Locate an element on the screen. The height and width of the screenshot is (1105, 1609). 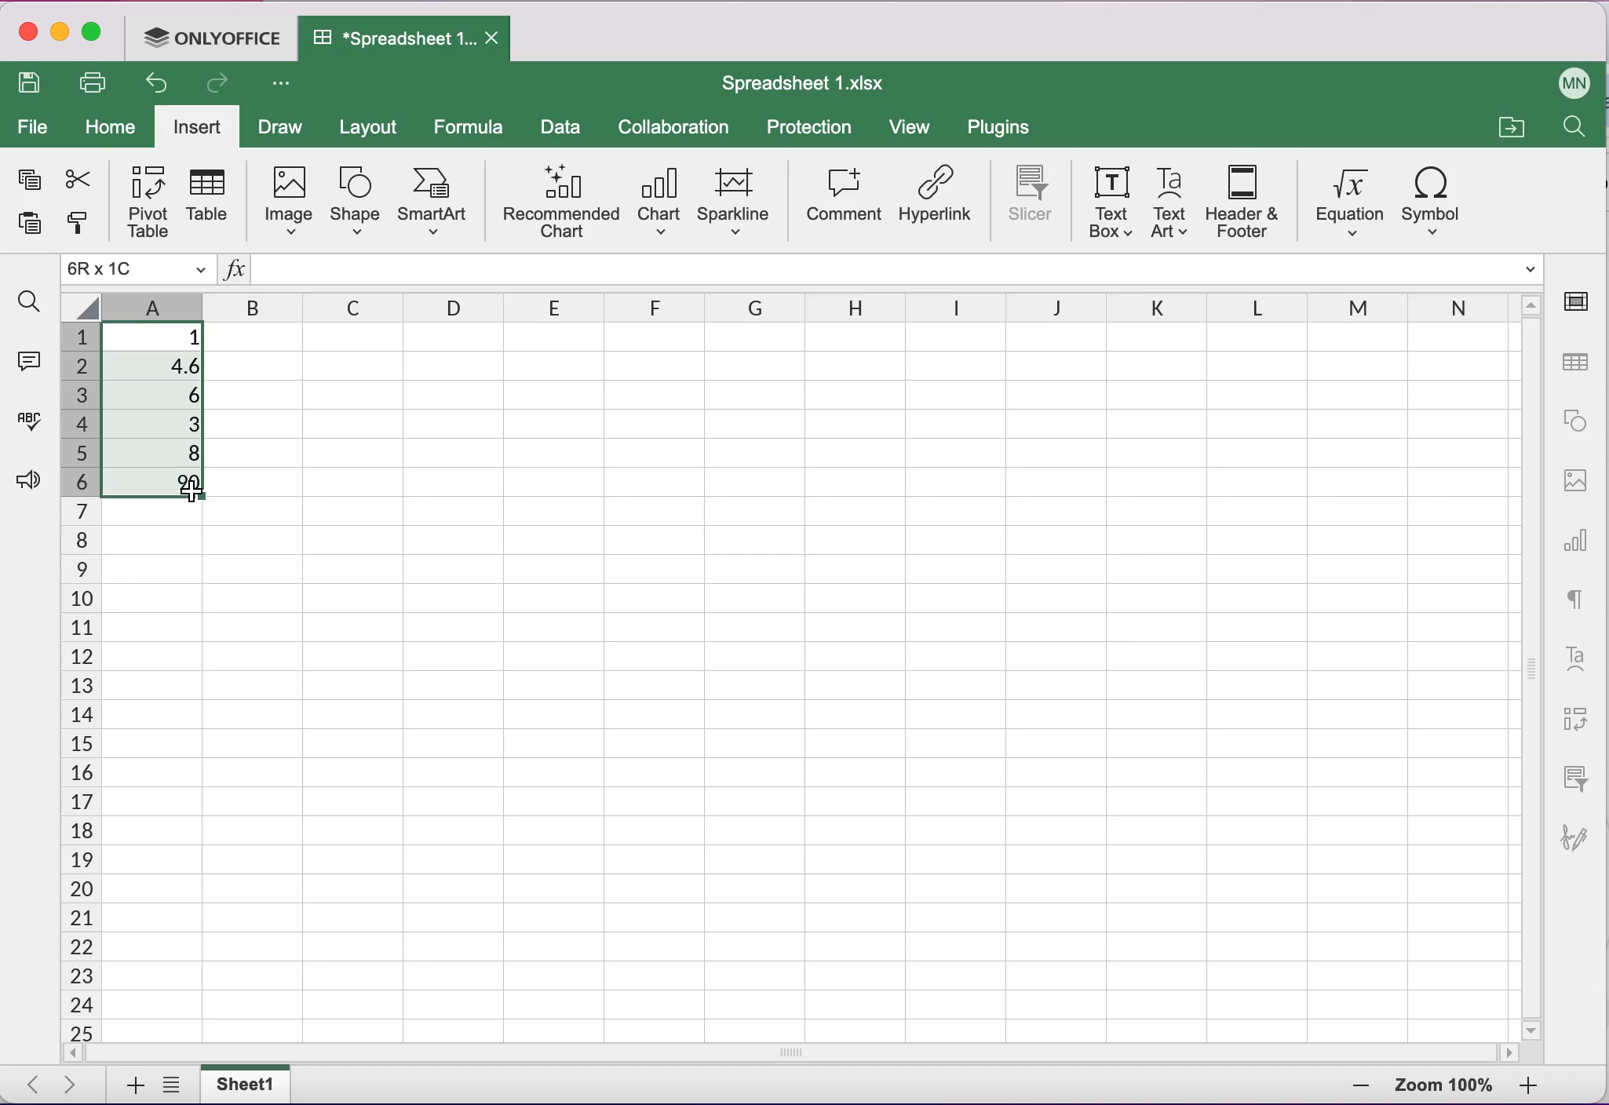
text is located at coordinates (1580, 602).